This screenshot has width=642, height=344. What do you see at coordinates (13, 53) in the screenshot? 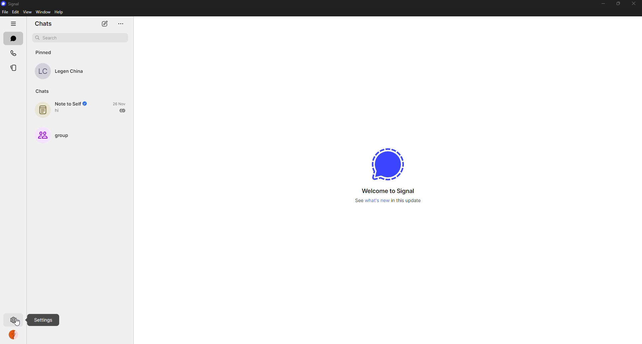
I see `calls` at bounding box center [13, 53].